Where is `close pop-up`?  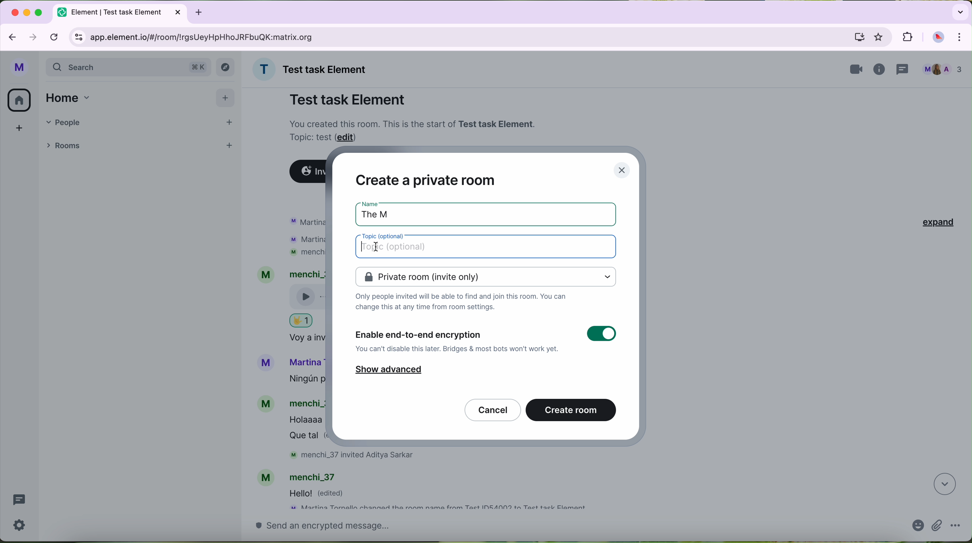 close pop-up is located at coordinates (623, 170).